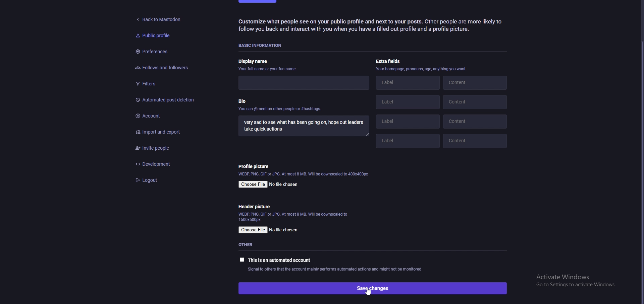  What do you see at coordinates (166, 99) in the screenshot?
I see `Automated post deletion` at bounding box center [166, 99].